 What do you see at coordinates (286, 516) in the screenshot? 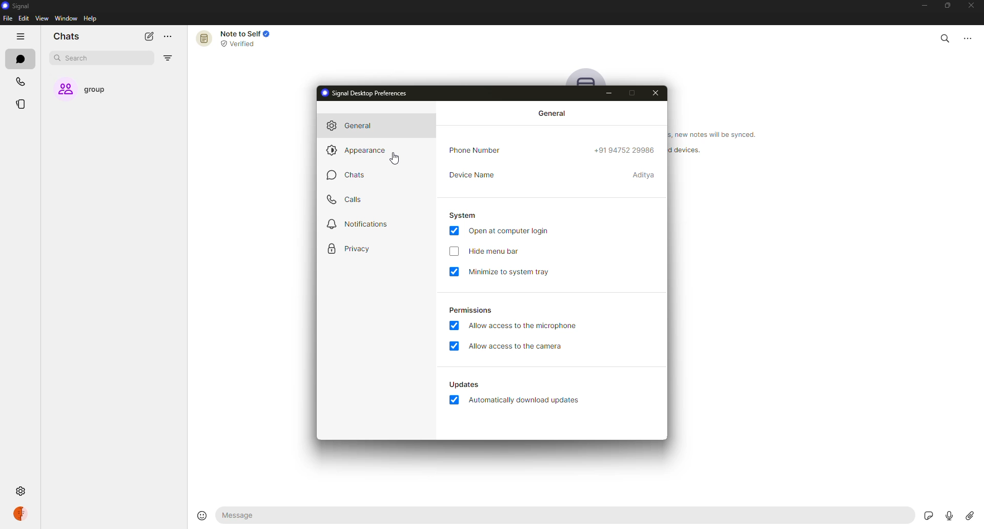
I see `message` at bounding box center [286, 516].